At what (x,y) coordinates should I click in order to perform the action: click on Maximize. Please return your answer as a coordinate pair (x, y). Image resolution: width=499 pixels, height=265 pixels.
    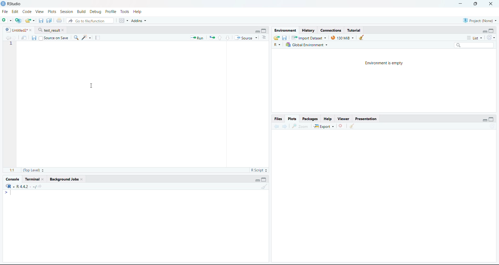
    Looking at the image, I should click on (264, 180).